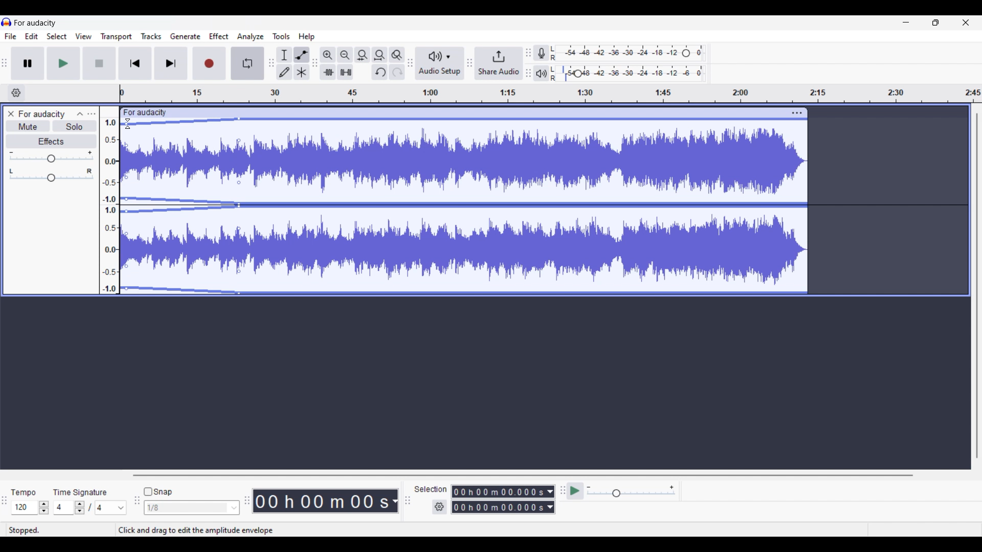  What do you see at coordinates (541, 53) in the screenshot?
I see `Record meter` at bounding box center [541, 53].